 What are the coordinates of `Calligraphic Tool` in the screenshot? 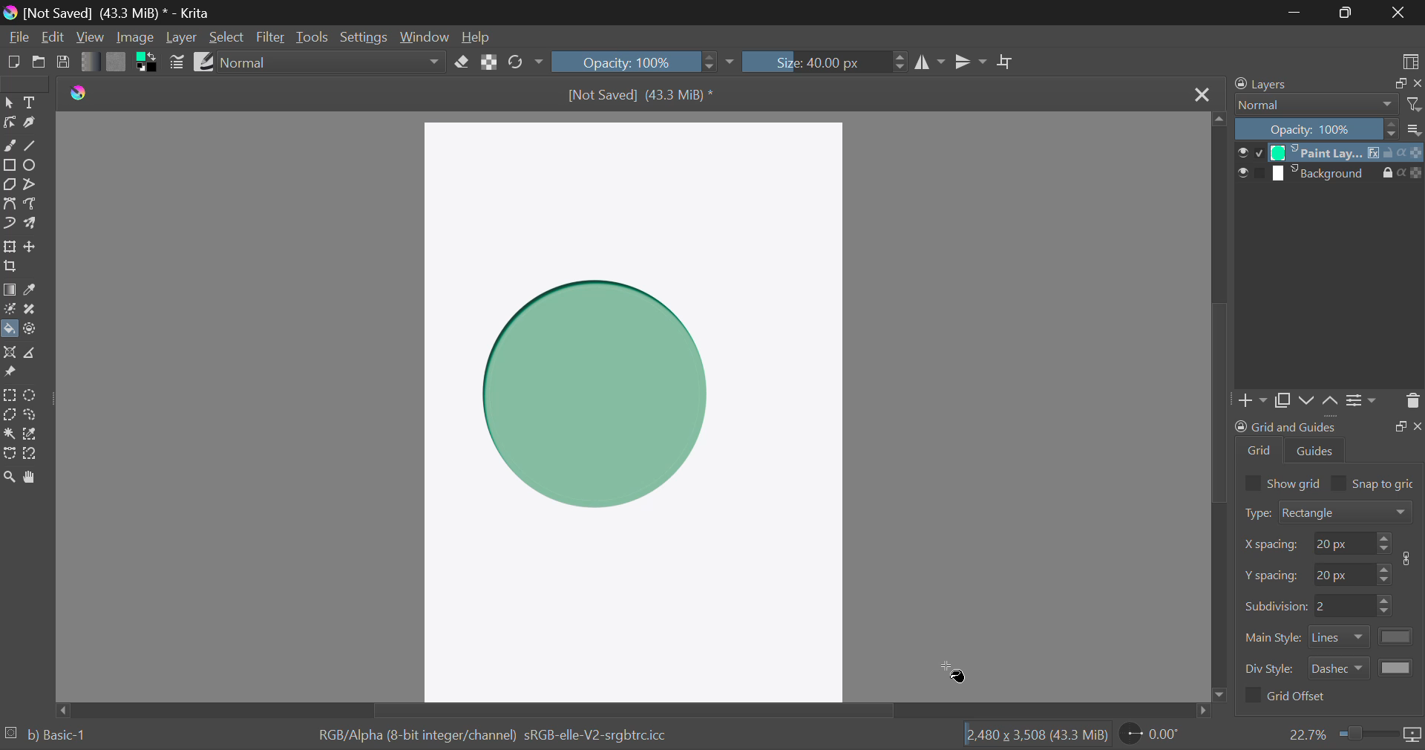 It's located at (30, 123).